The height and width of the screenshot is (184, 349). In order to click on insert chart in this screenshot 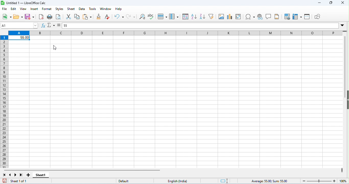, I will do `click(230, 17)`.